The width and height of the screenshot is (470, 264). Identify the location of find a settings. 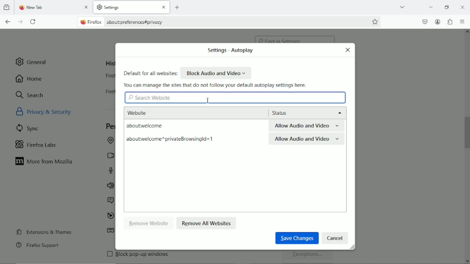
(295, 37).